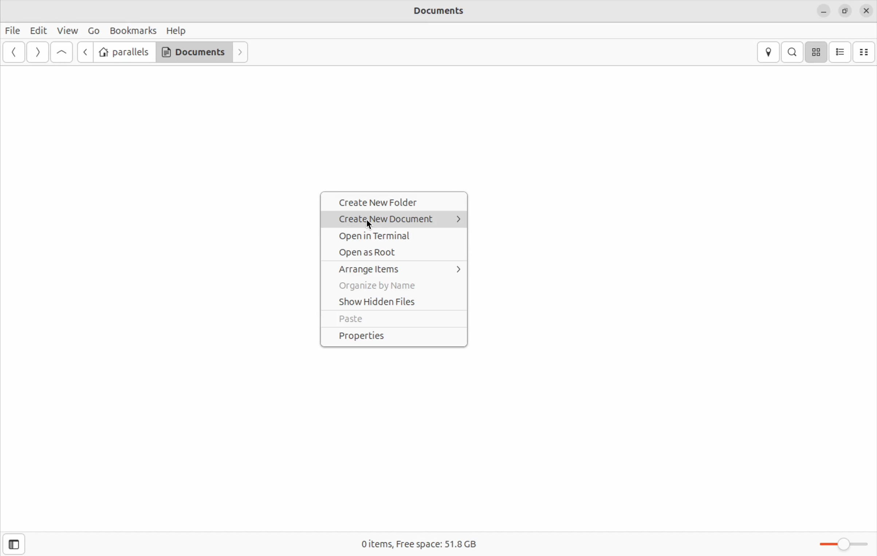  I want to click on next, so click(36, 52).